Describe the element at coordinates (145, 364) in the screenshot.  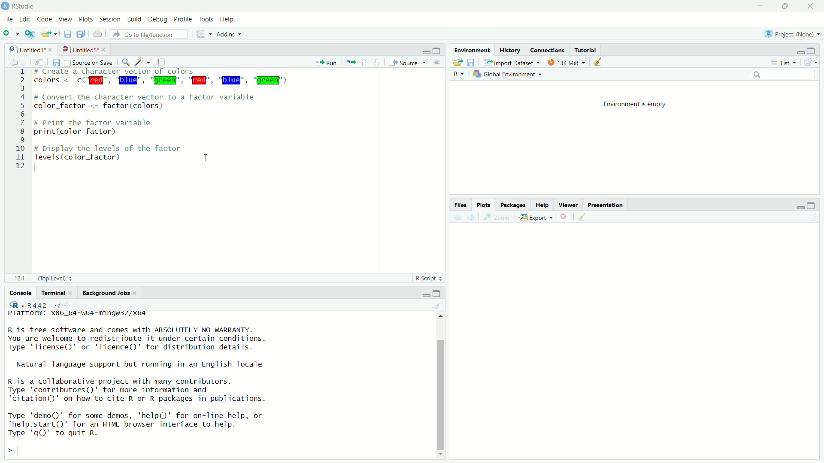
I see `Natural language support but running in an English locale` at that location.